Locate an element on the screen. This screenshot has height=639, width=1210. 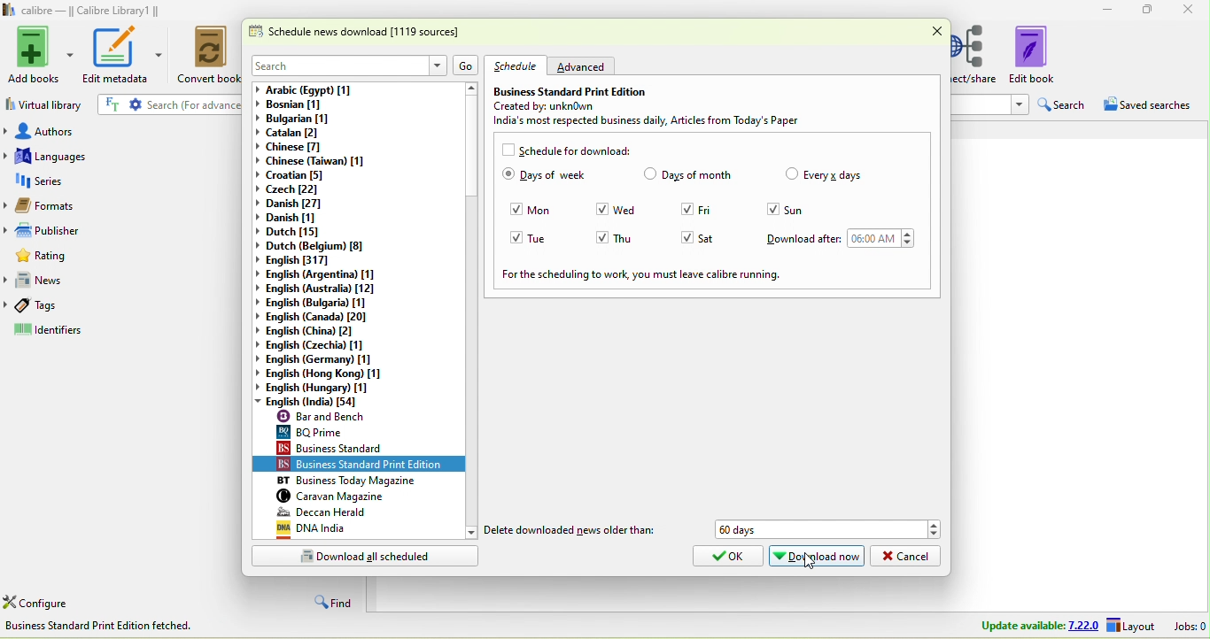
english (china)[2] is located at coordinates (322, 332).